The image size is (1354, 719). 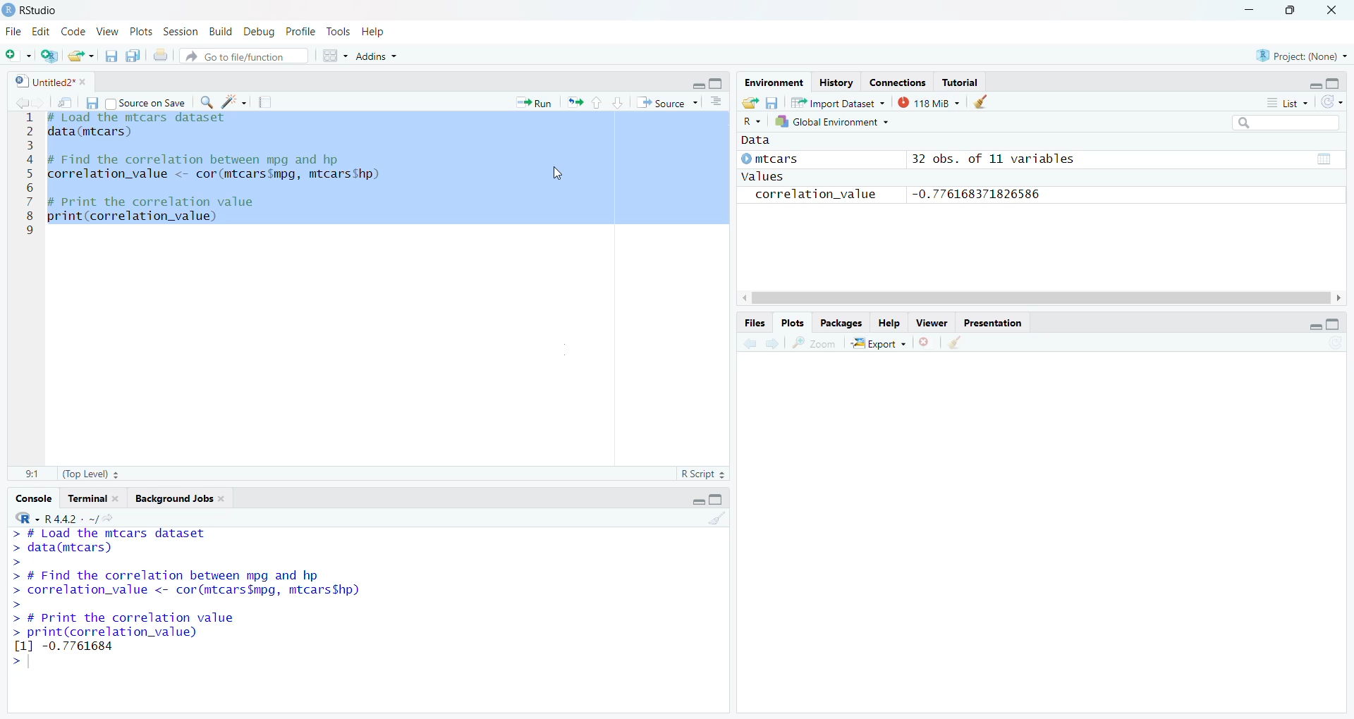 What do you see at coordinates (772, 102) in the screenshot?
I see `Save workspace as` at bounding box center [772, 102].